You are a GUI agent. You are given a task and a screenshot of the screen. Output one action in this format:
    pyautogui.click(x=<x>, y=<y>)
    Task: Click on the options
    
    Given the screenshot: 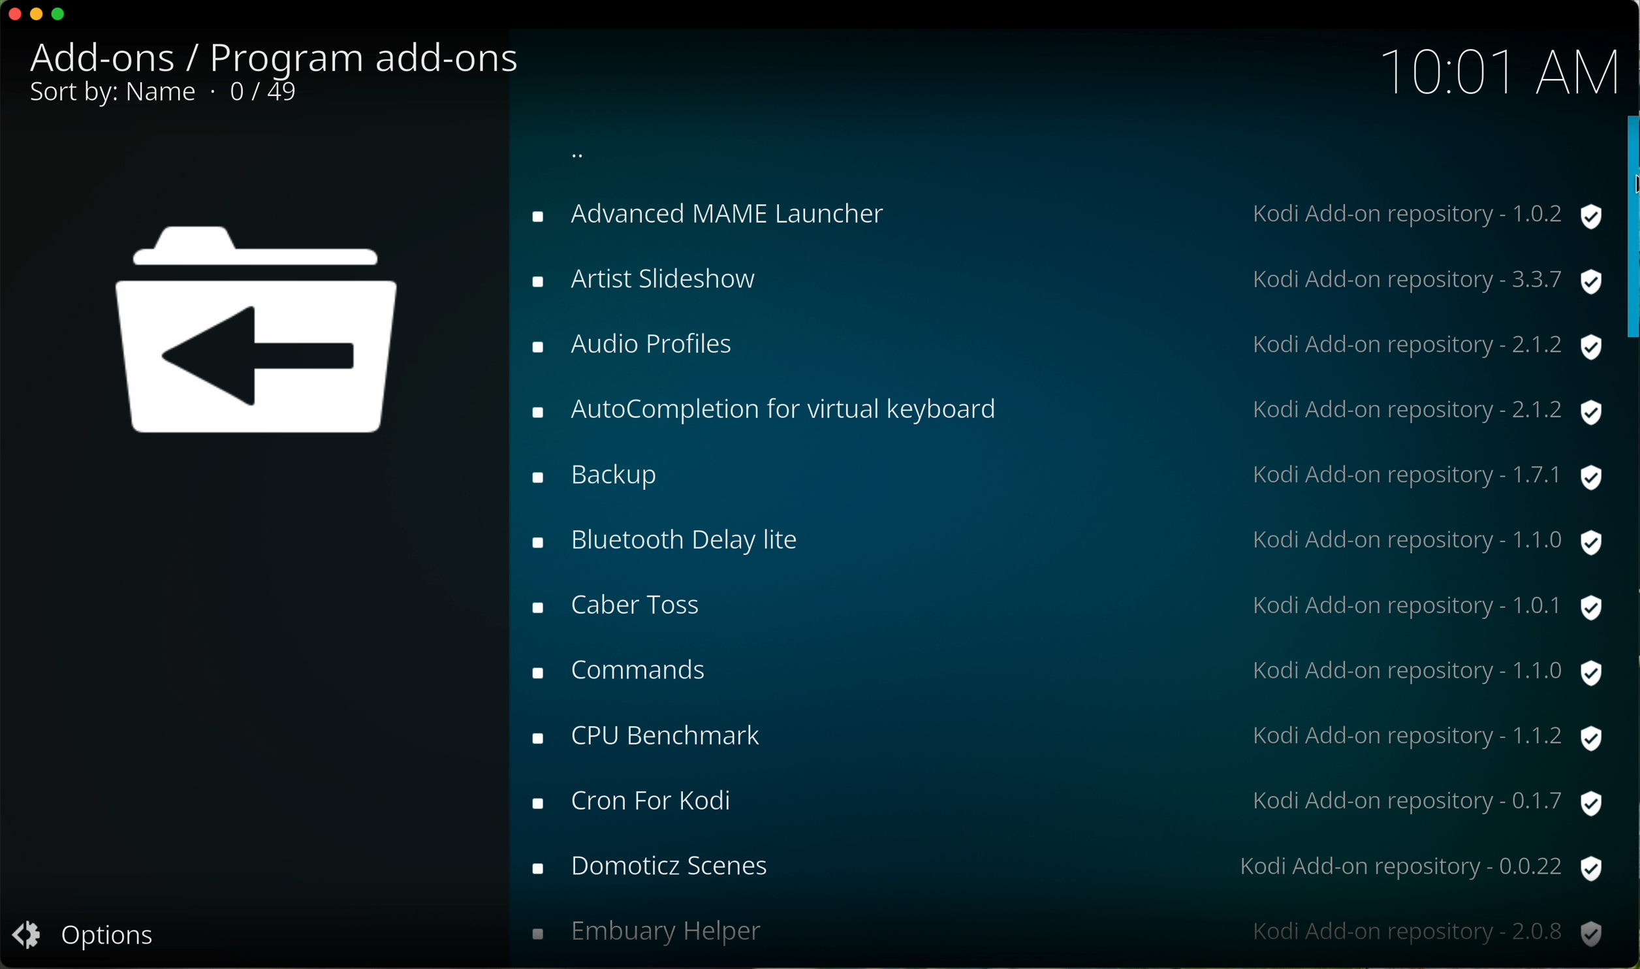 What is the action you would take?
    pyautogui.click(x=86, y=936)
    